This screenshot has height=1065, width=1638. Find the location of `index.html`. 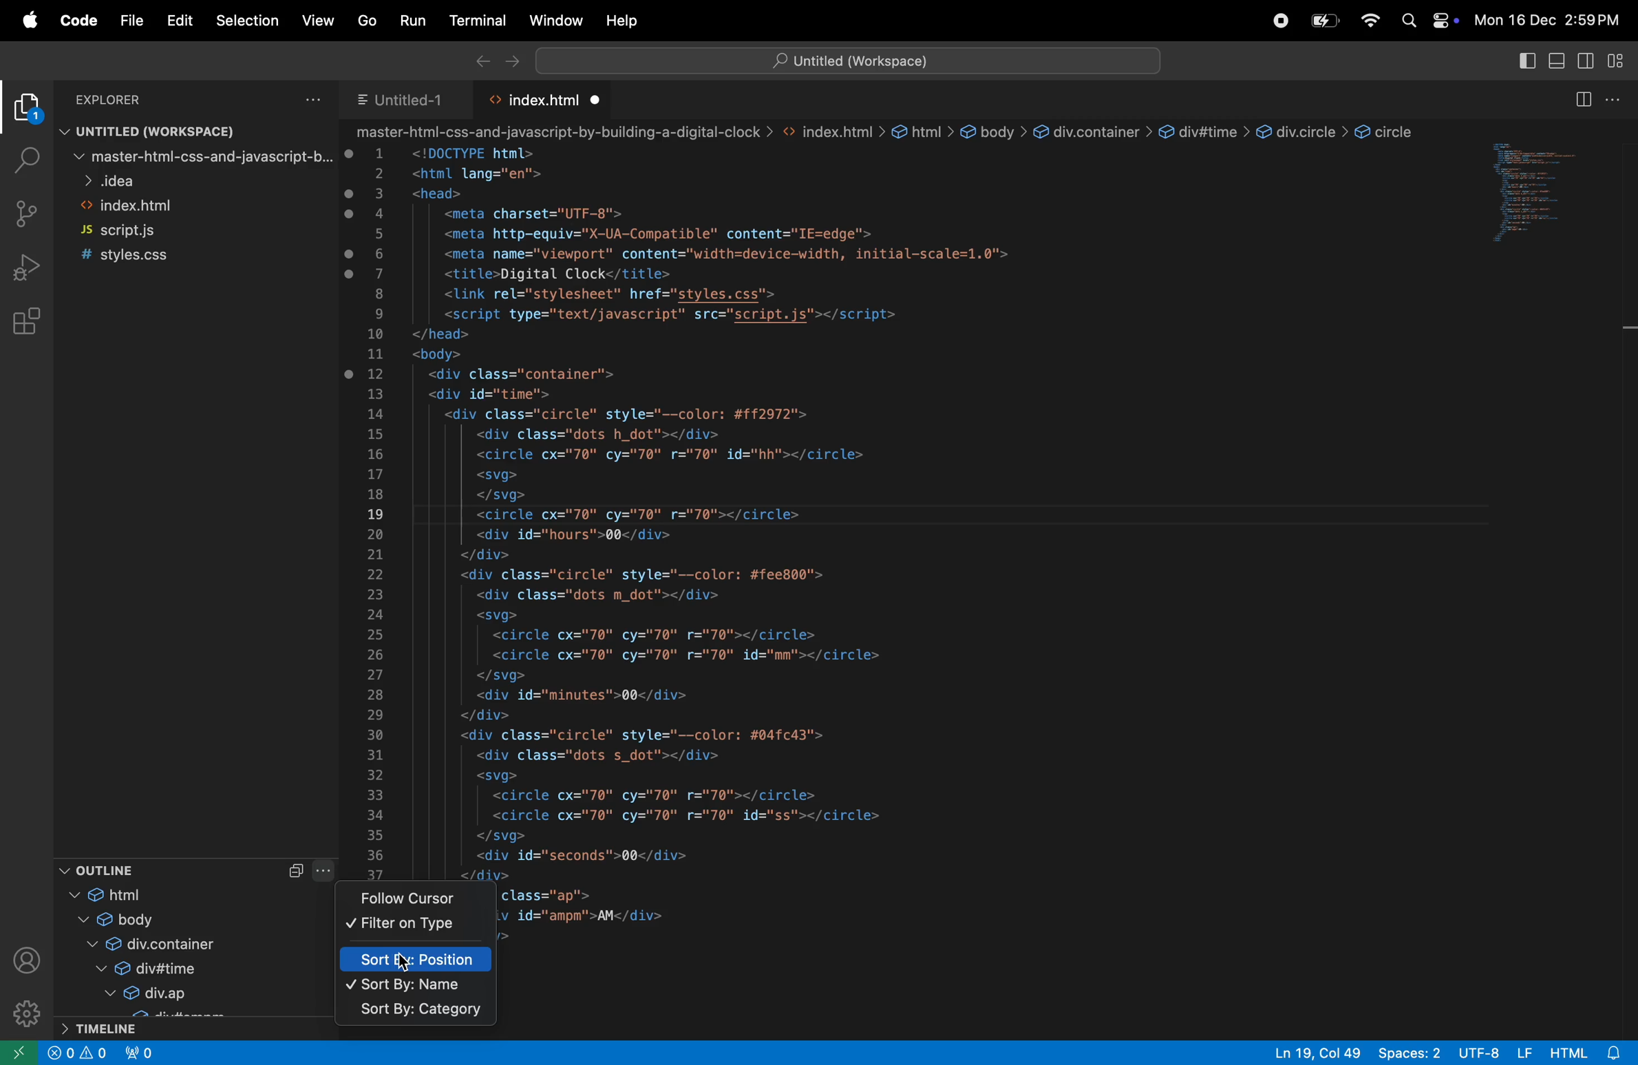

index.html is located at coordinates (176, 204).